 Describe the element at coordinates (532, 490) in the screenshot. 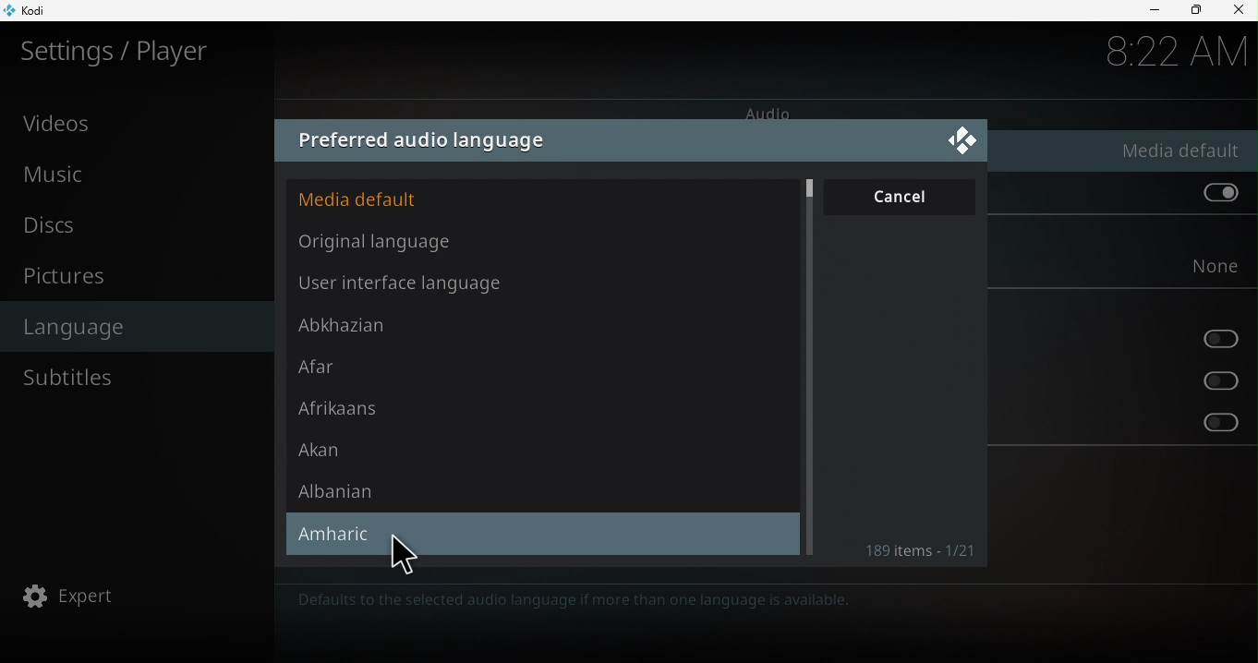

I see `Albanian` at that location.